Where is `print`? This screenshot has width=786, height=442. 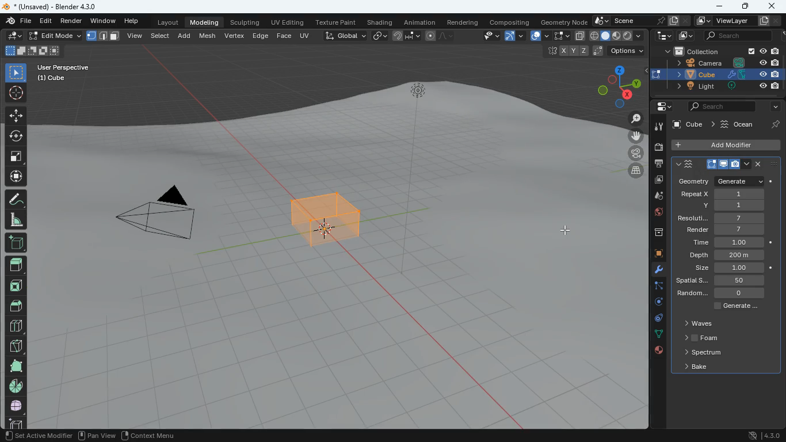 print is located at coordinates (656, 165).